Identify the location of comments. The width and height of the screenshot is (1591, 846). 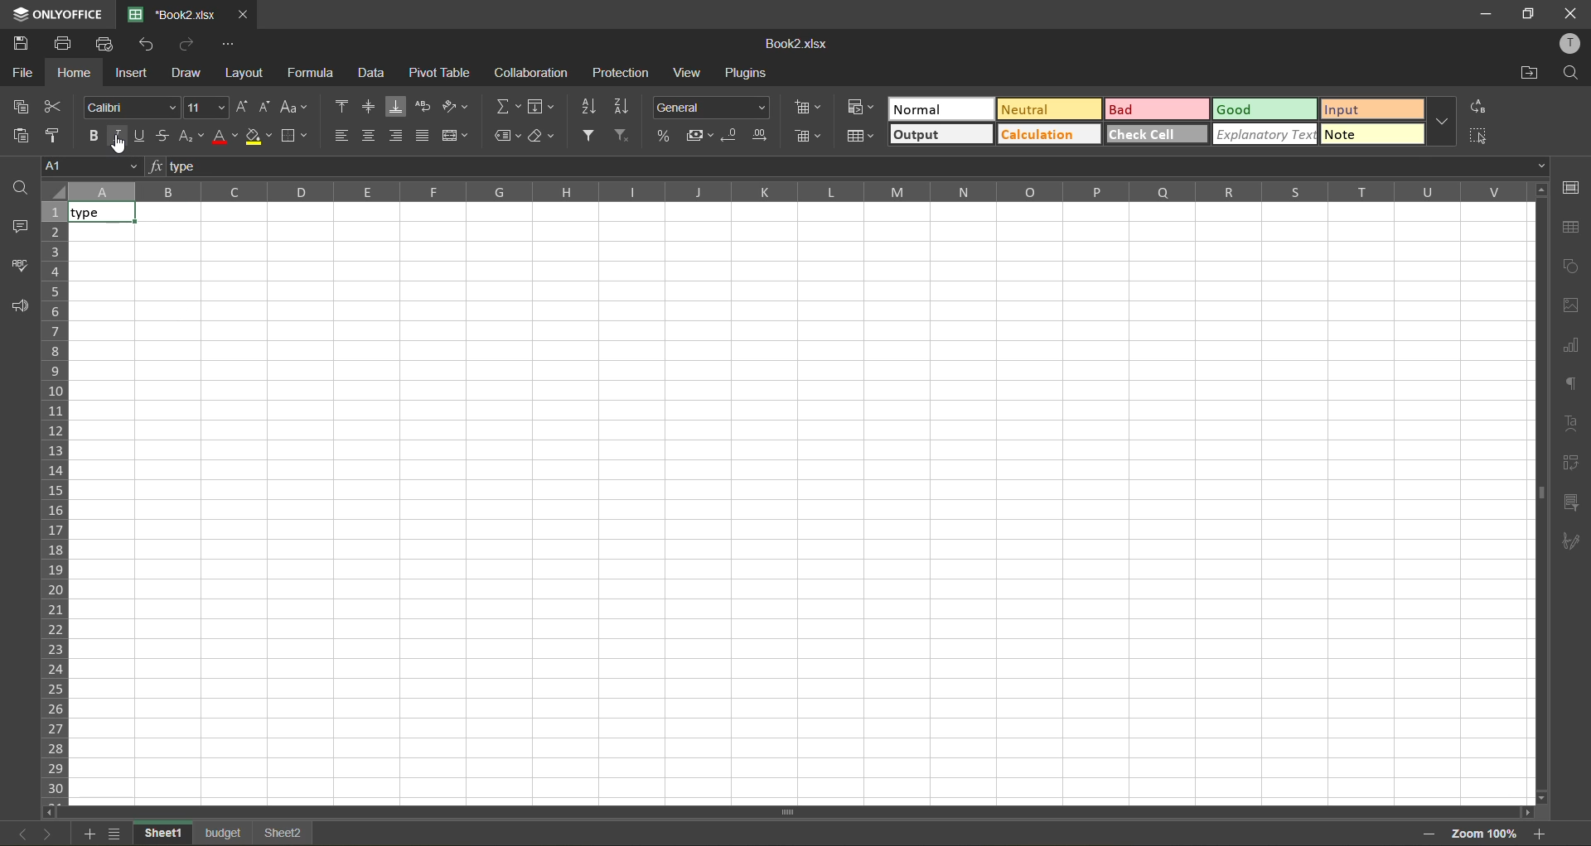
(19, 228).